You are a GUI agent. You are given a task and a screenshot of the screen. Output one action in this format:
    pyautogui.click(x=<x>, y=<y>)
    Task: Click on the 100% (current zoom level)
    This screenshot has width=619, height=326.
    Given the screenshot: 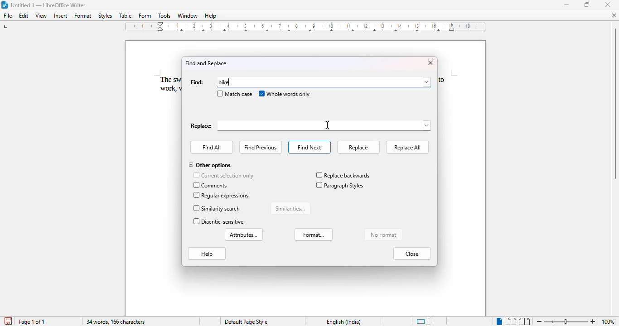 What is the action you would take?
    pyautogui.click(x=609, y=321)
    